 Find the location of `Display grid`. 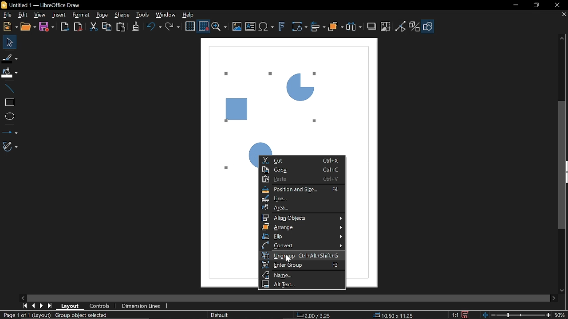

Display grid is located at coordinates (190, 27).